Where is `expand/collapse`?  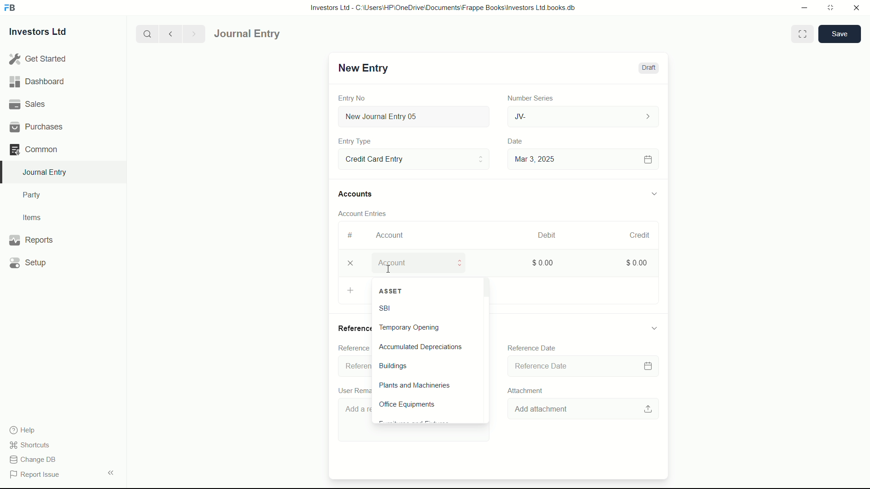
expand/collapse is located at coordinates (653, 192).